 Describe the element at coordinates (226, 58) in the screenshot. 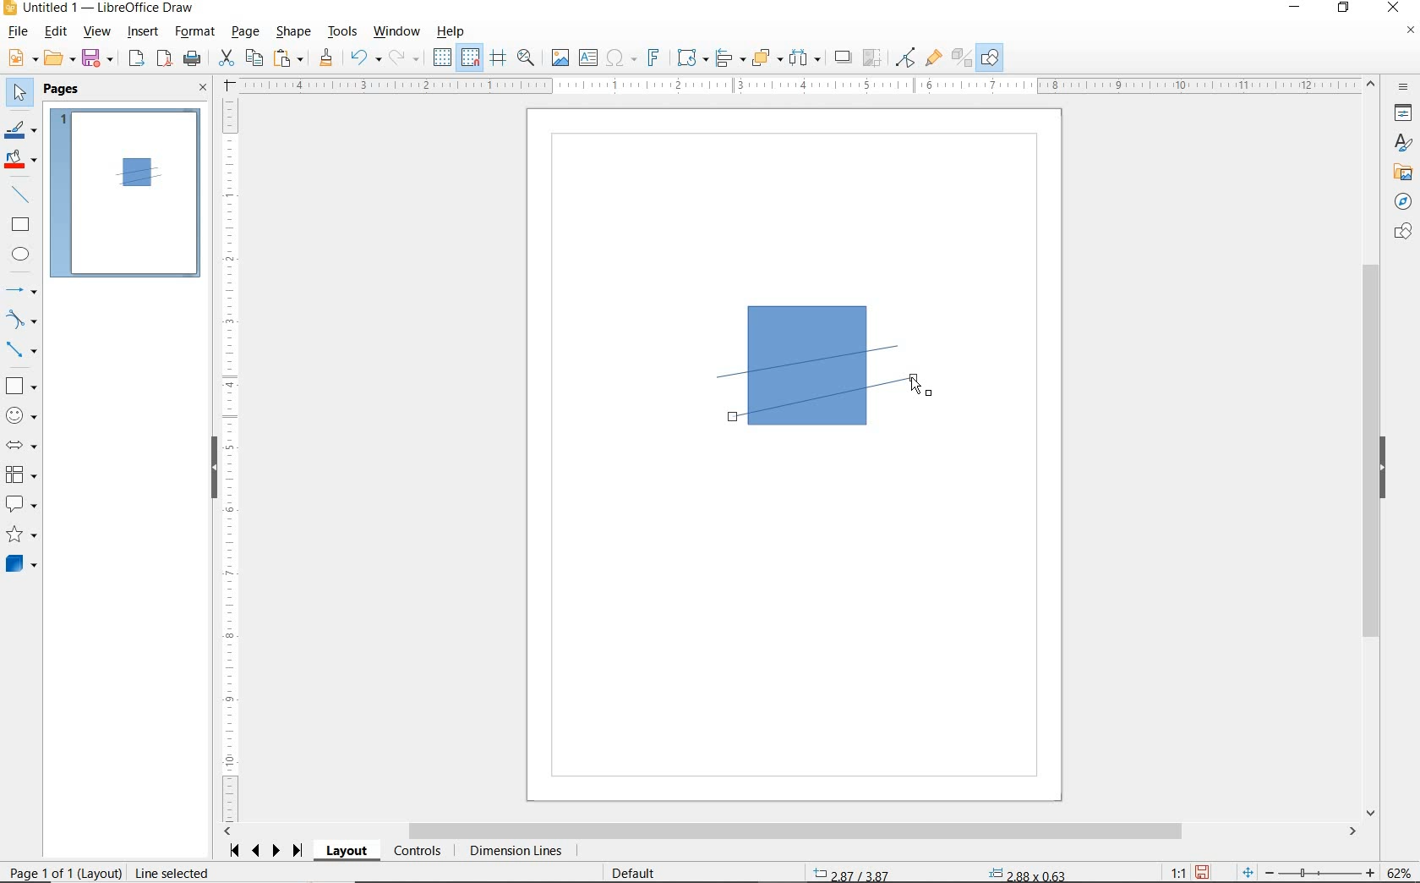

I see `CUT` at that location.